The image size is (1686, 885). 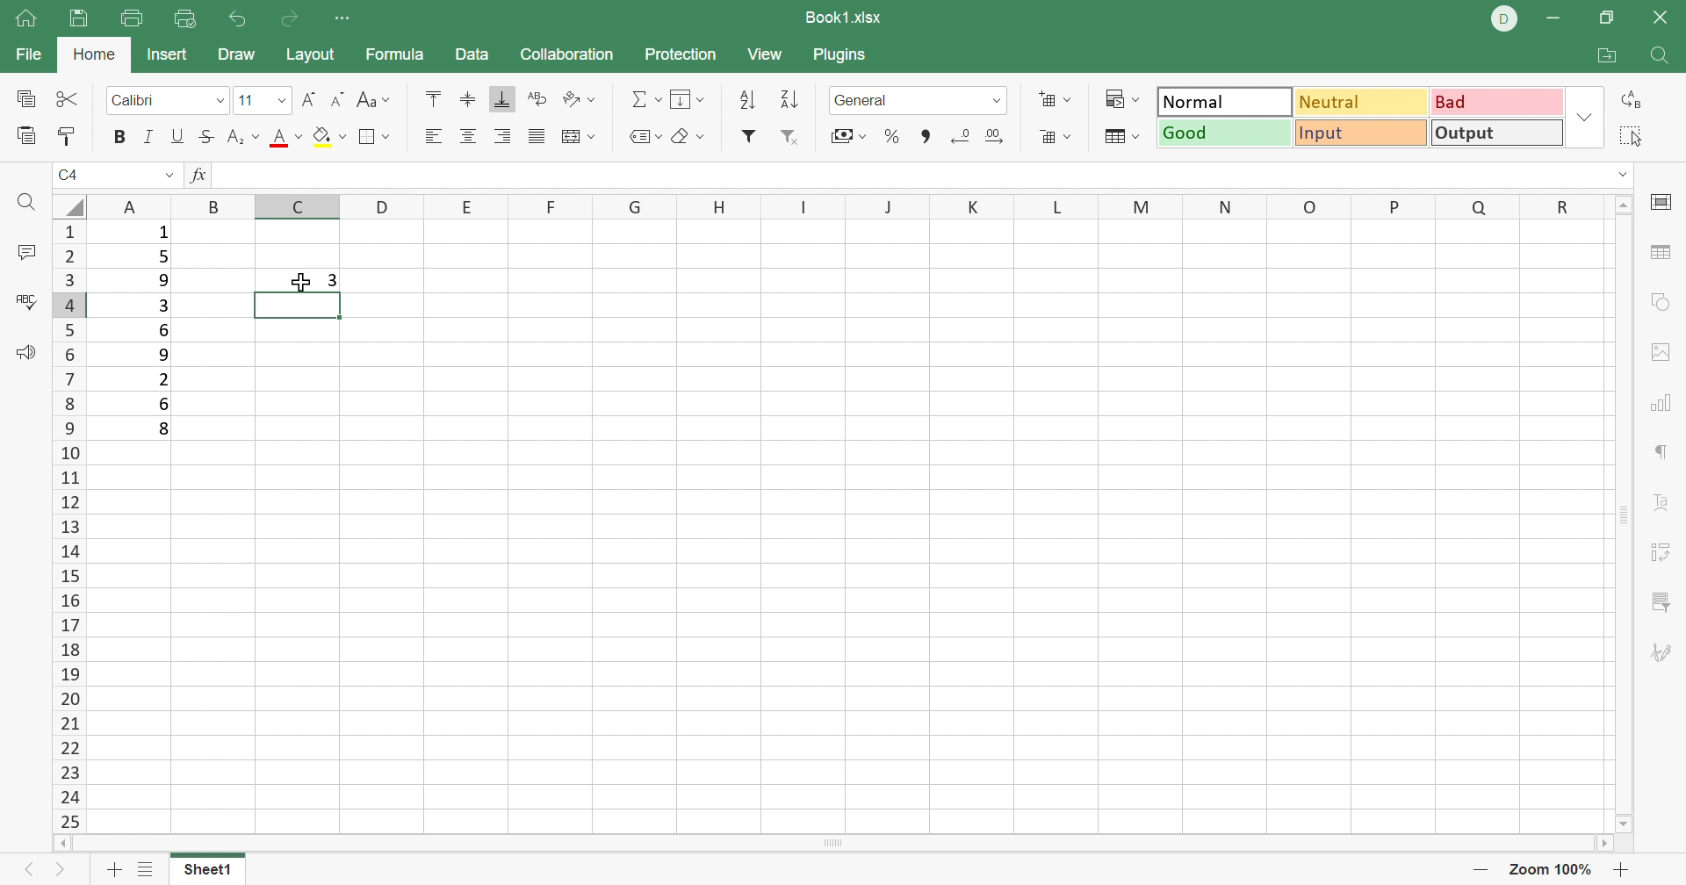 I want to click on , so click(x=163, y=258).